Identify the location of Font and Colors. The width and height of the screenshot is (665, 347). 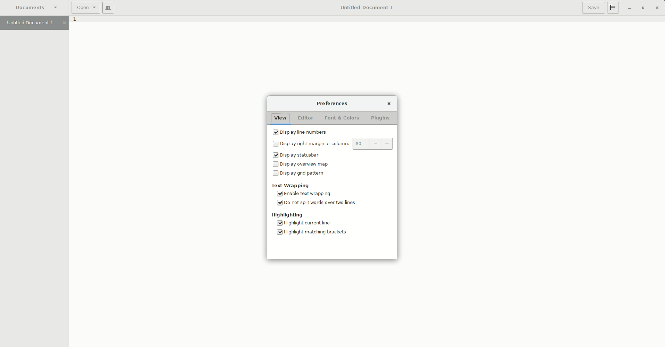
(343, 118).